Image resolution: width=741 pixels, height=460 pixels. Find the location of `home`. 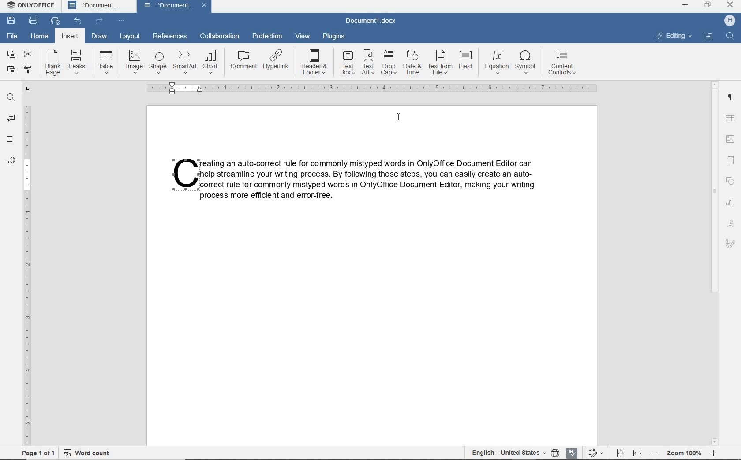

home is located at coordinates (40, 35).